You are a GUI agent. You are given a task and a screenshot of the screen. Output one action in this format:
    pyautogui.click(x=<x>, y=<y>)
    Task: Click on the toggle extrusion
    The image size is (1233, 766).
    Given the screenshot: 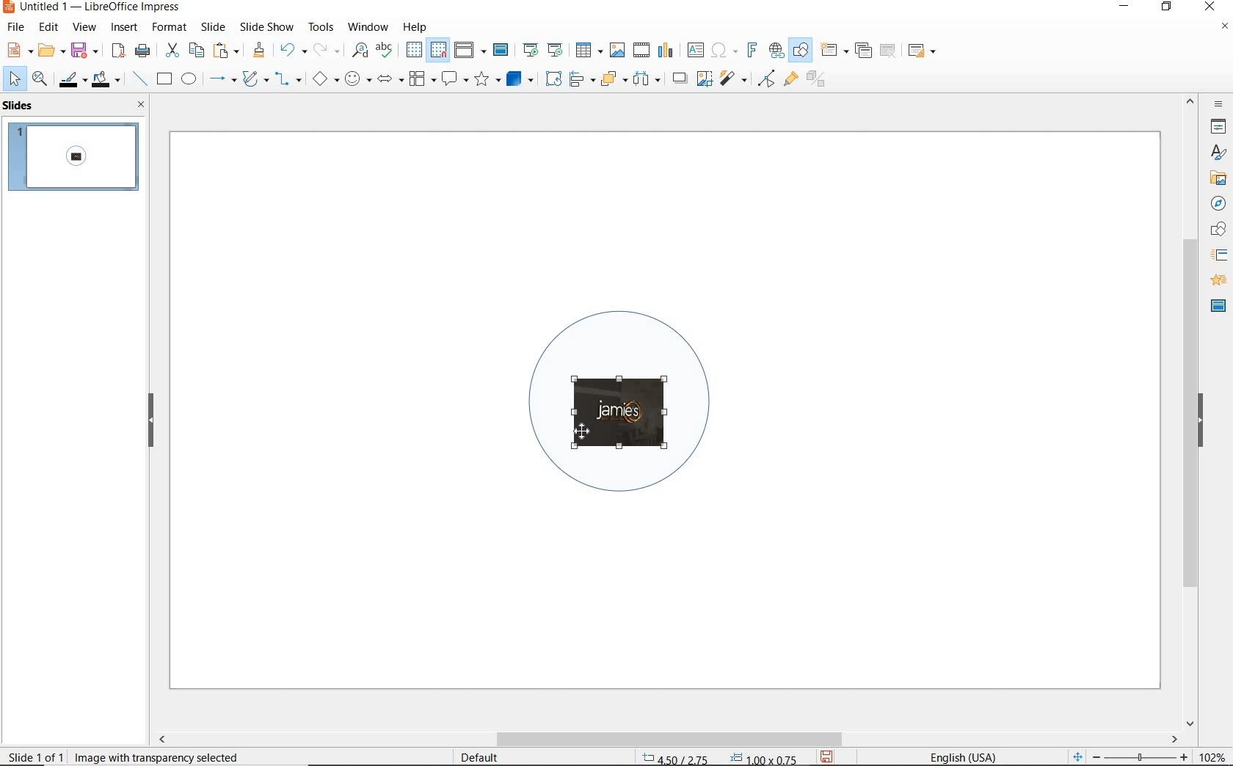 What is the action you would take?
    pyautogui.click(x=820, y=81)
    